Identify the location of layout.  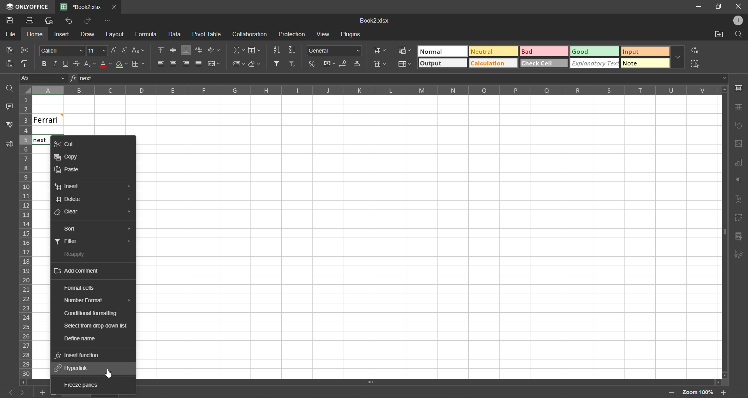
(113, 34).